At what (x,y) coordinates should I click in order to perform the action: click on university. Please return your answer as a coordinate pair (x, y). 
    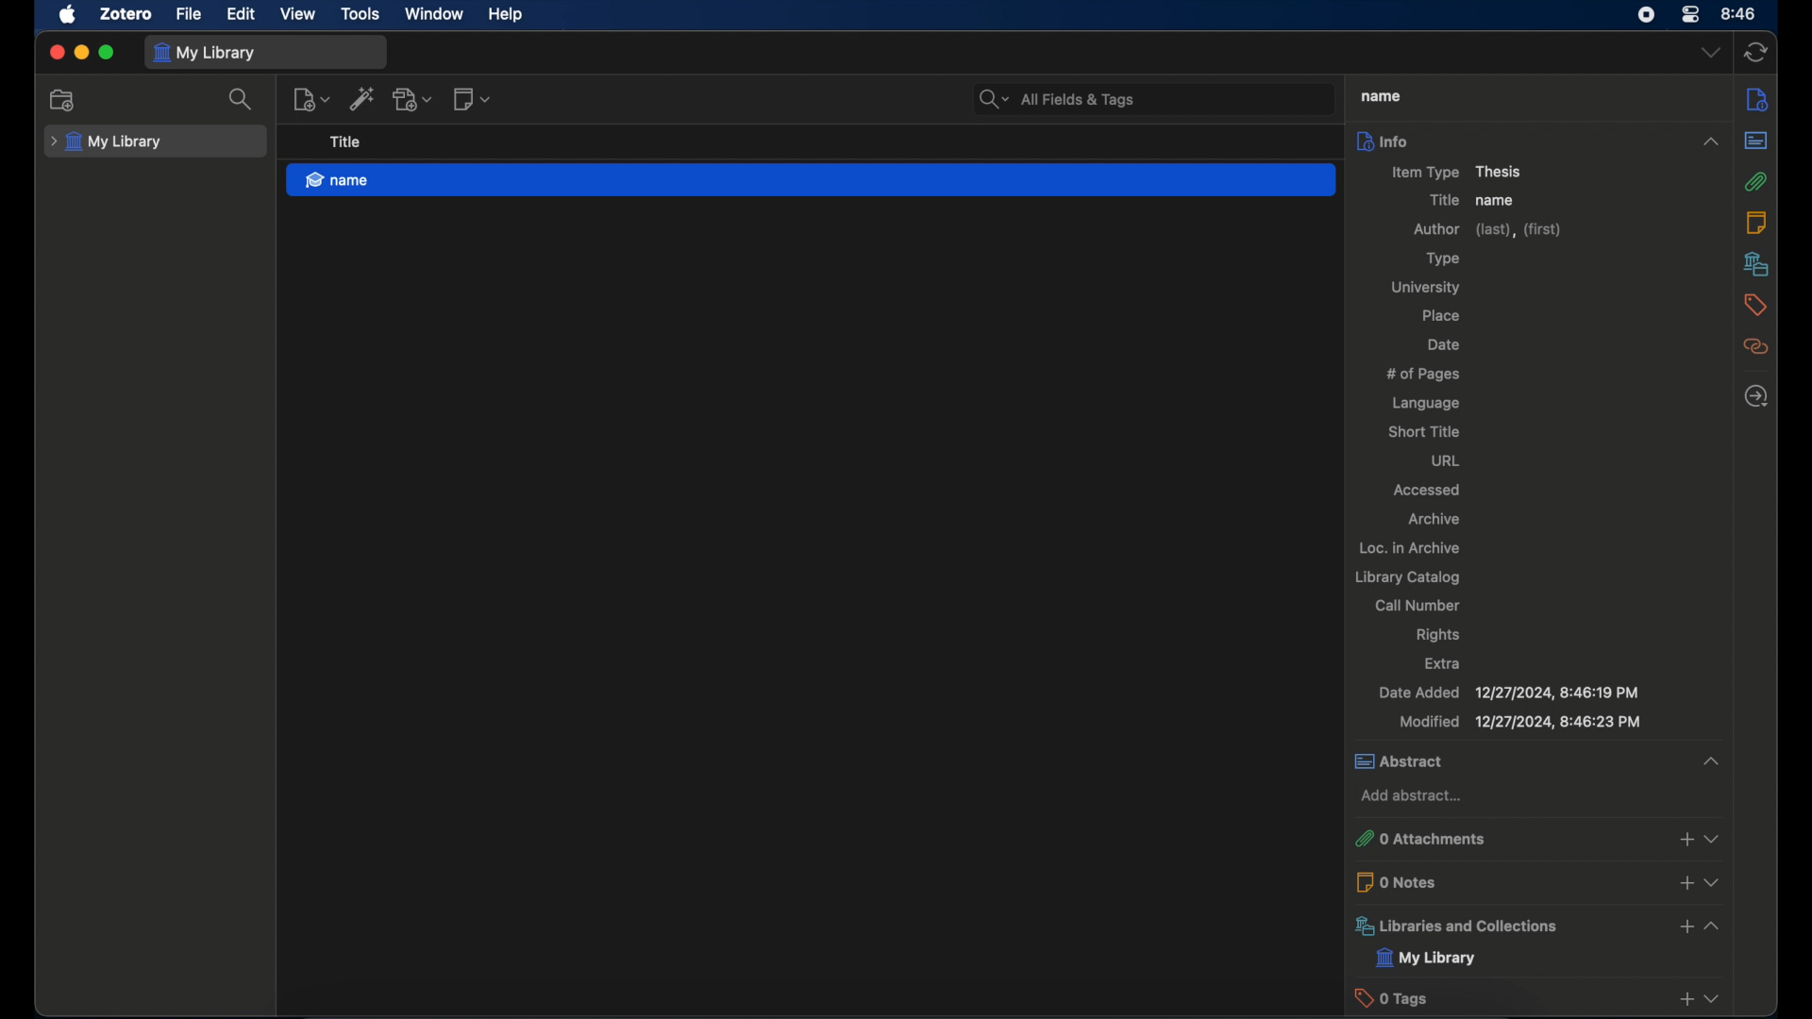
    Looking at the image, I should click on (1429, 288).